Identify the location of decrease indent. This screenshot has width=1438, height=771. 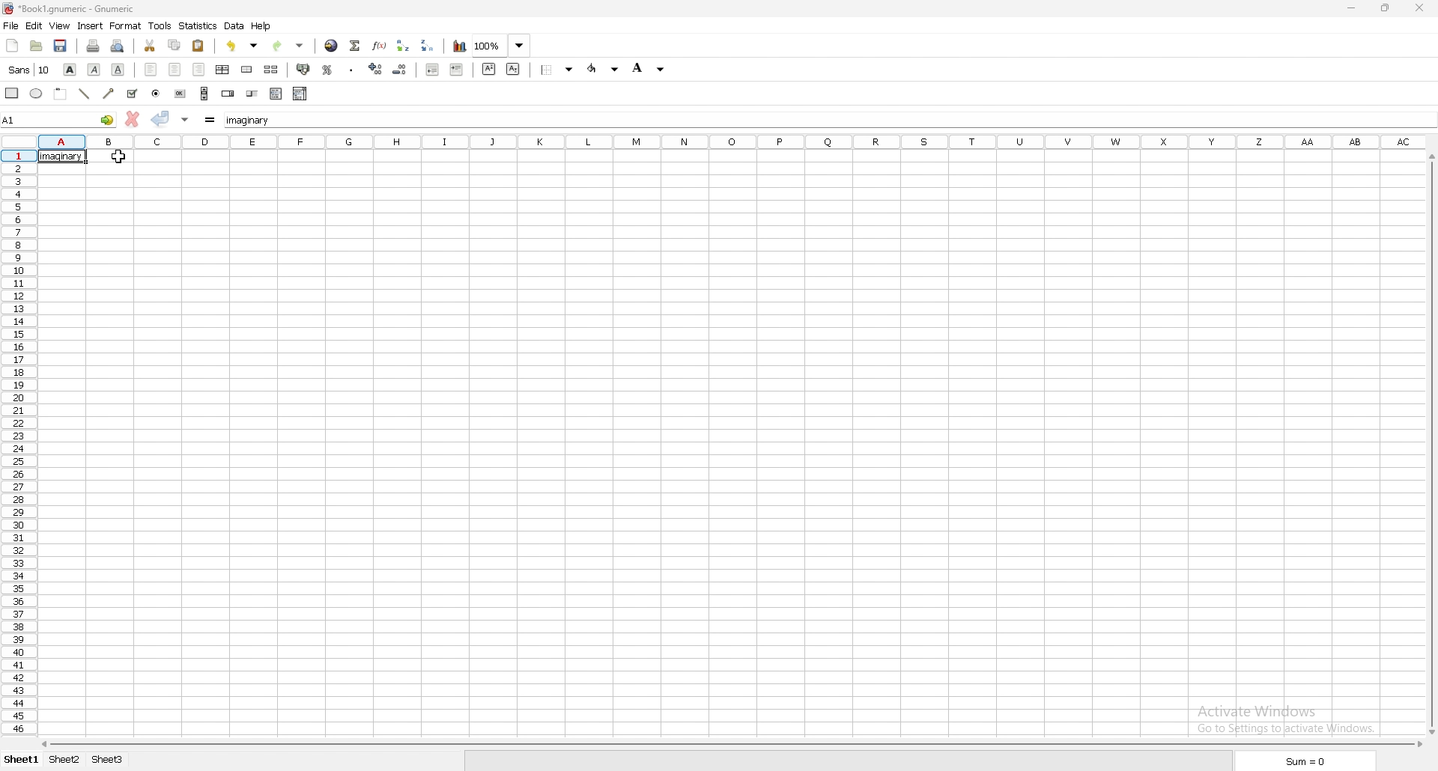
(431, 70).